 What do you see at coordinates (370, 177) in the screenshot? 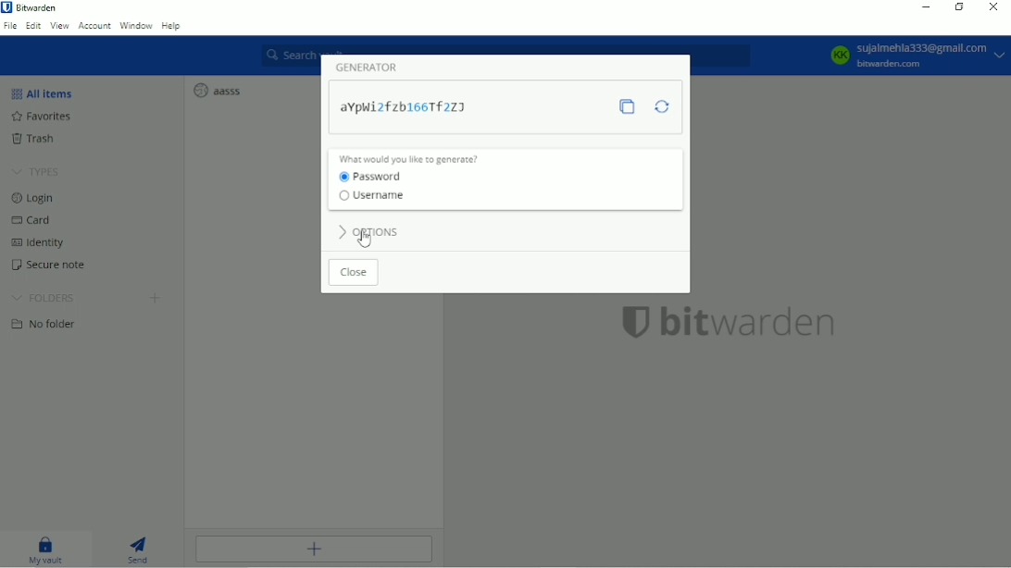
I see `Password` at bounding box center [370, 177].